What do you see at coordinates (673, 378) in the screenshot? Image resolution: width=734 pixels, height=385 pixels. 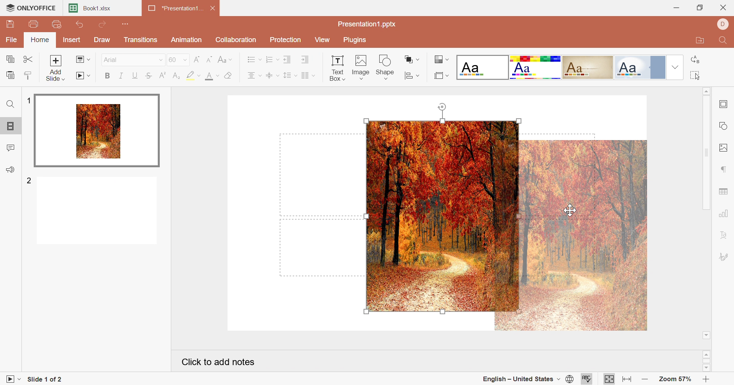 I see `Zoom 57%` at bounding box center [673, 378].